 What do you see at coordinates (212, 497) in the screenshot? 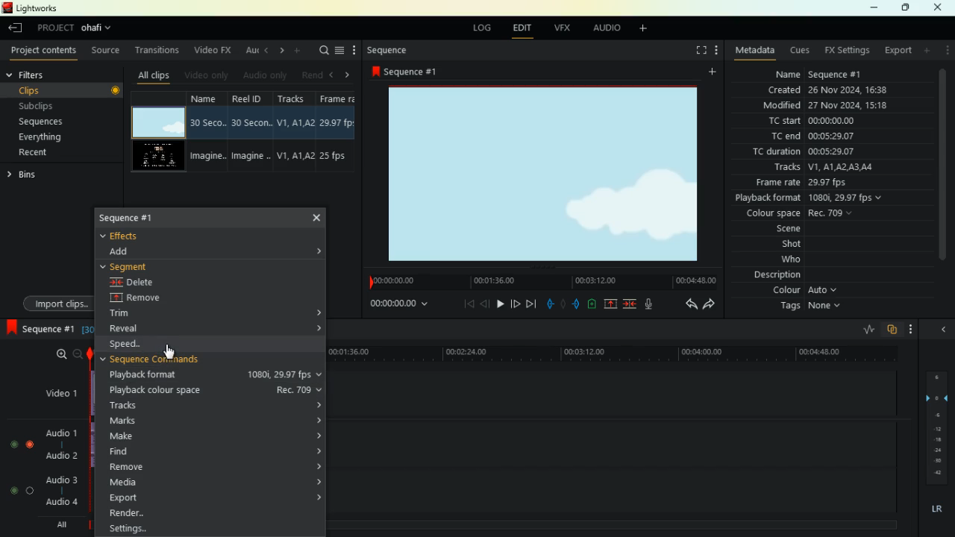
I see `export` at bounding box center [212, 497].